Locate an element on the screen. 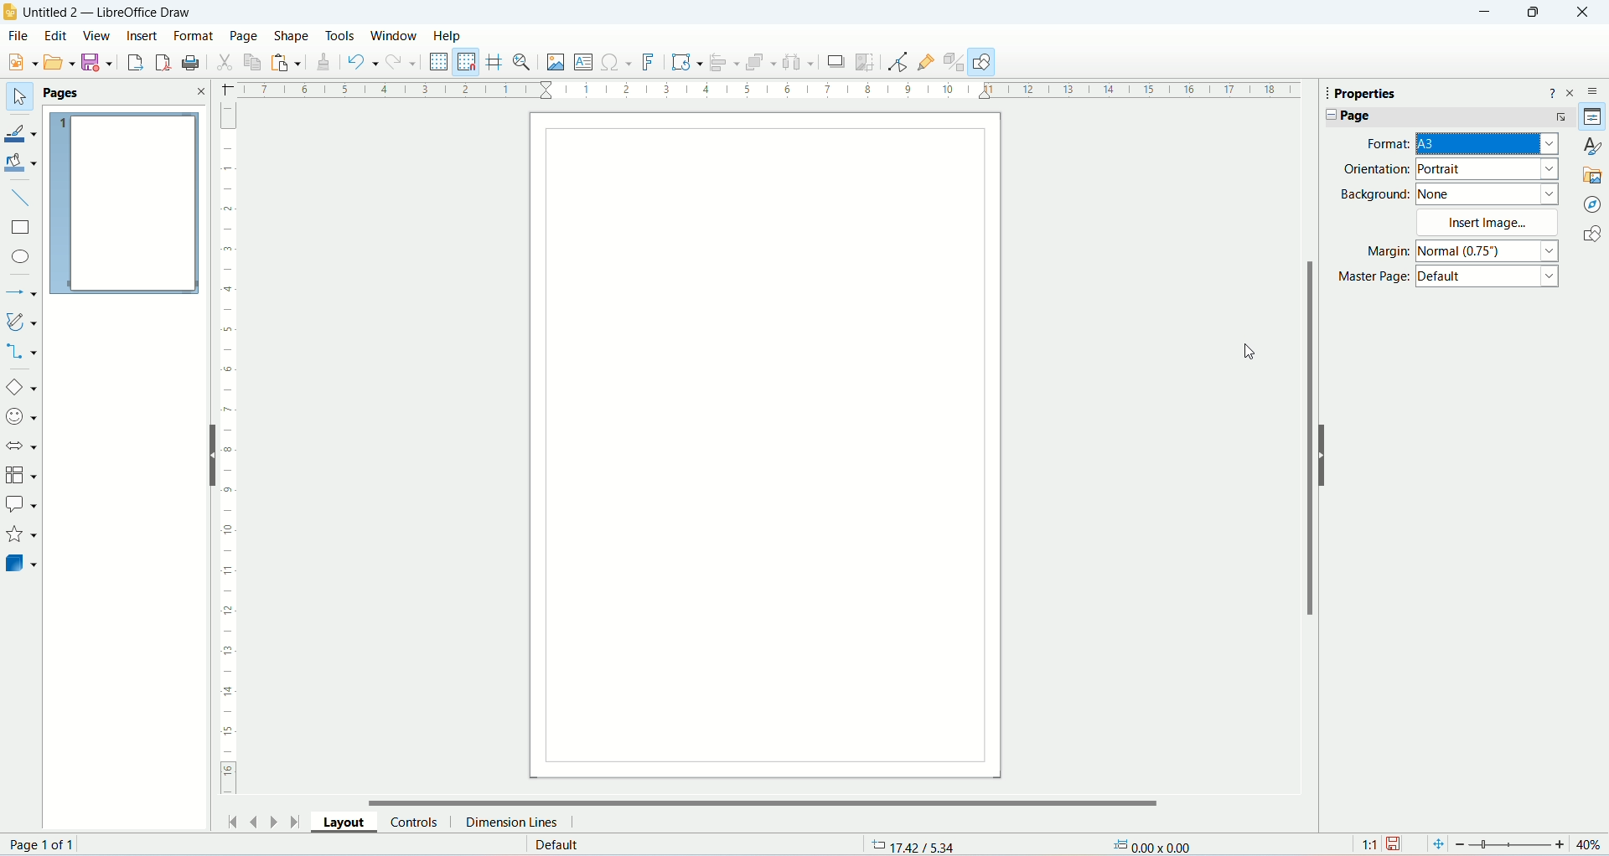 This screenshot has width=1609, height=856. window is located at coordinates (394, 35).